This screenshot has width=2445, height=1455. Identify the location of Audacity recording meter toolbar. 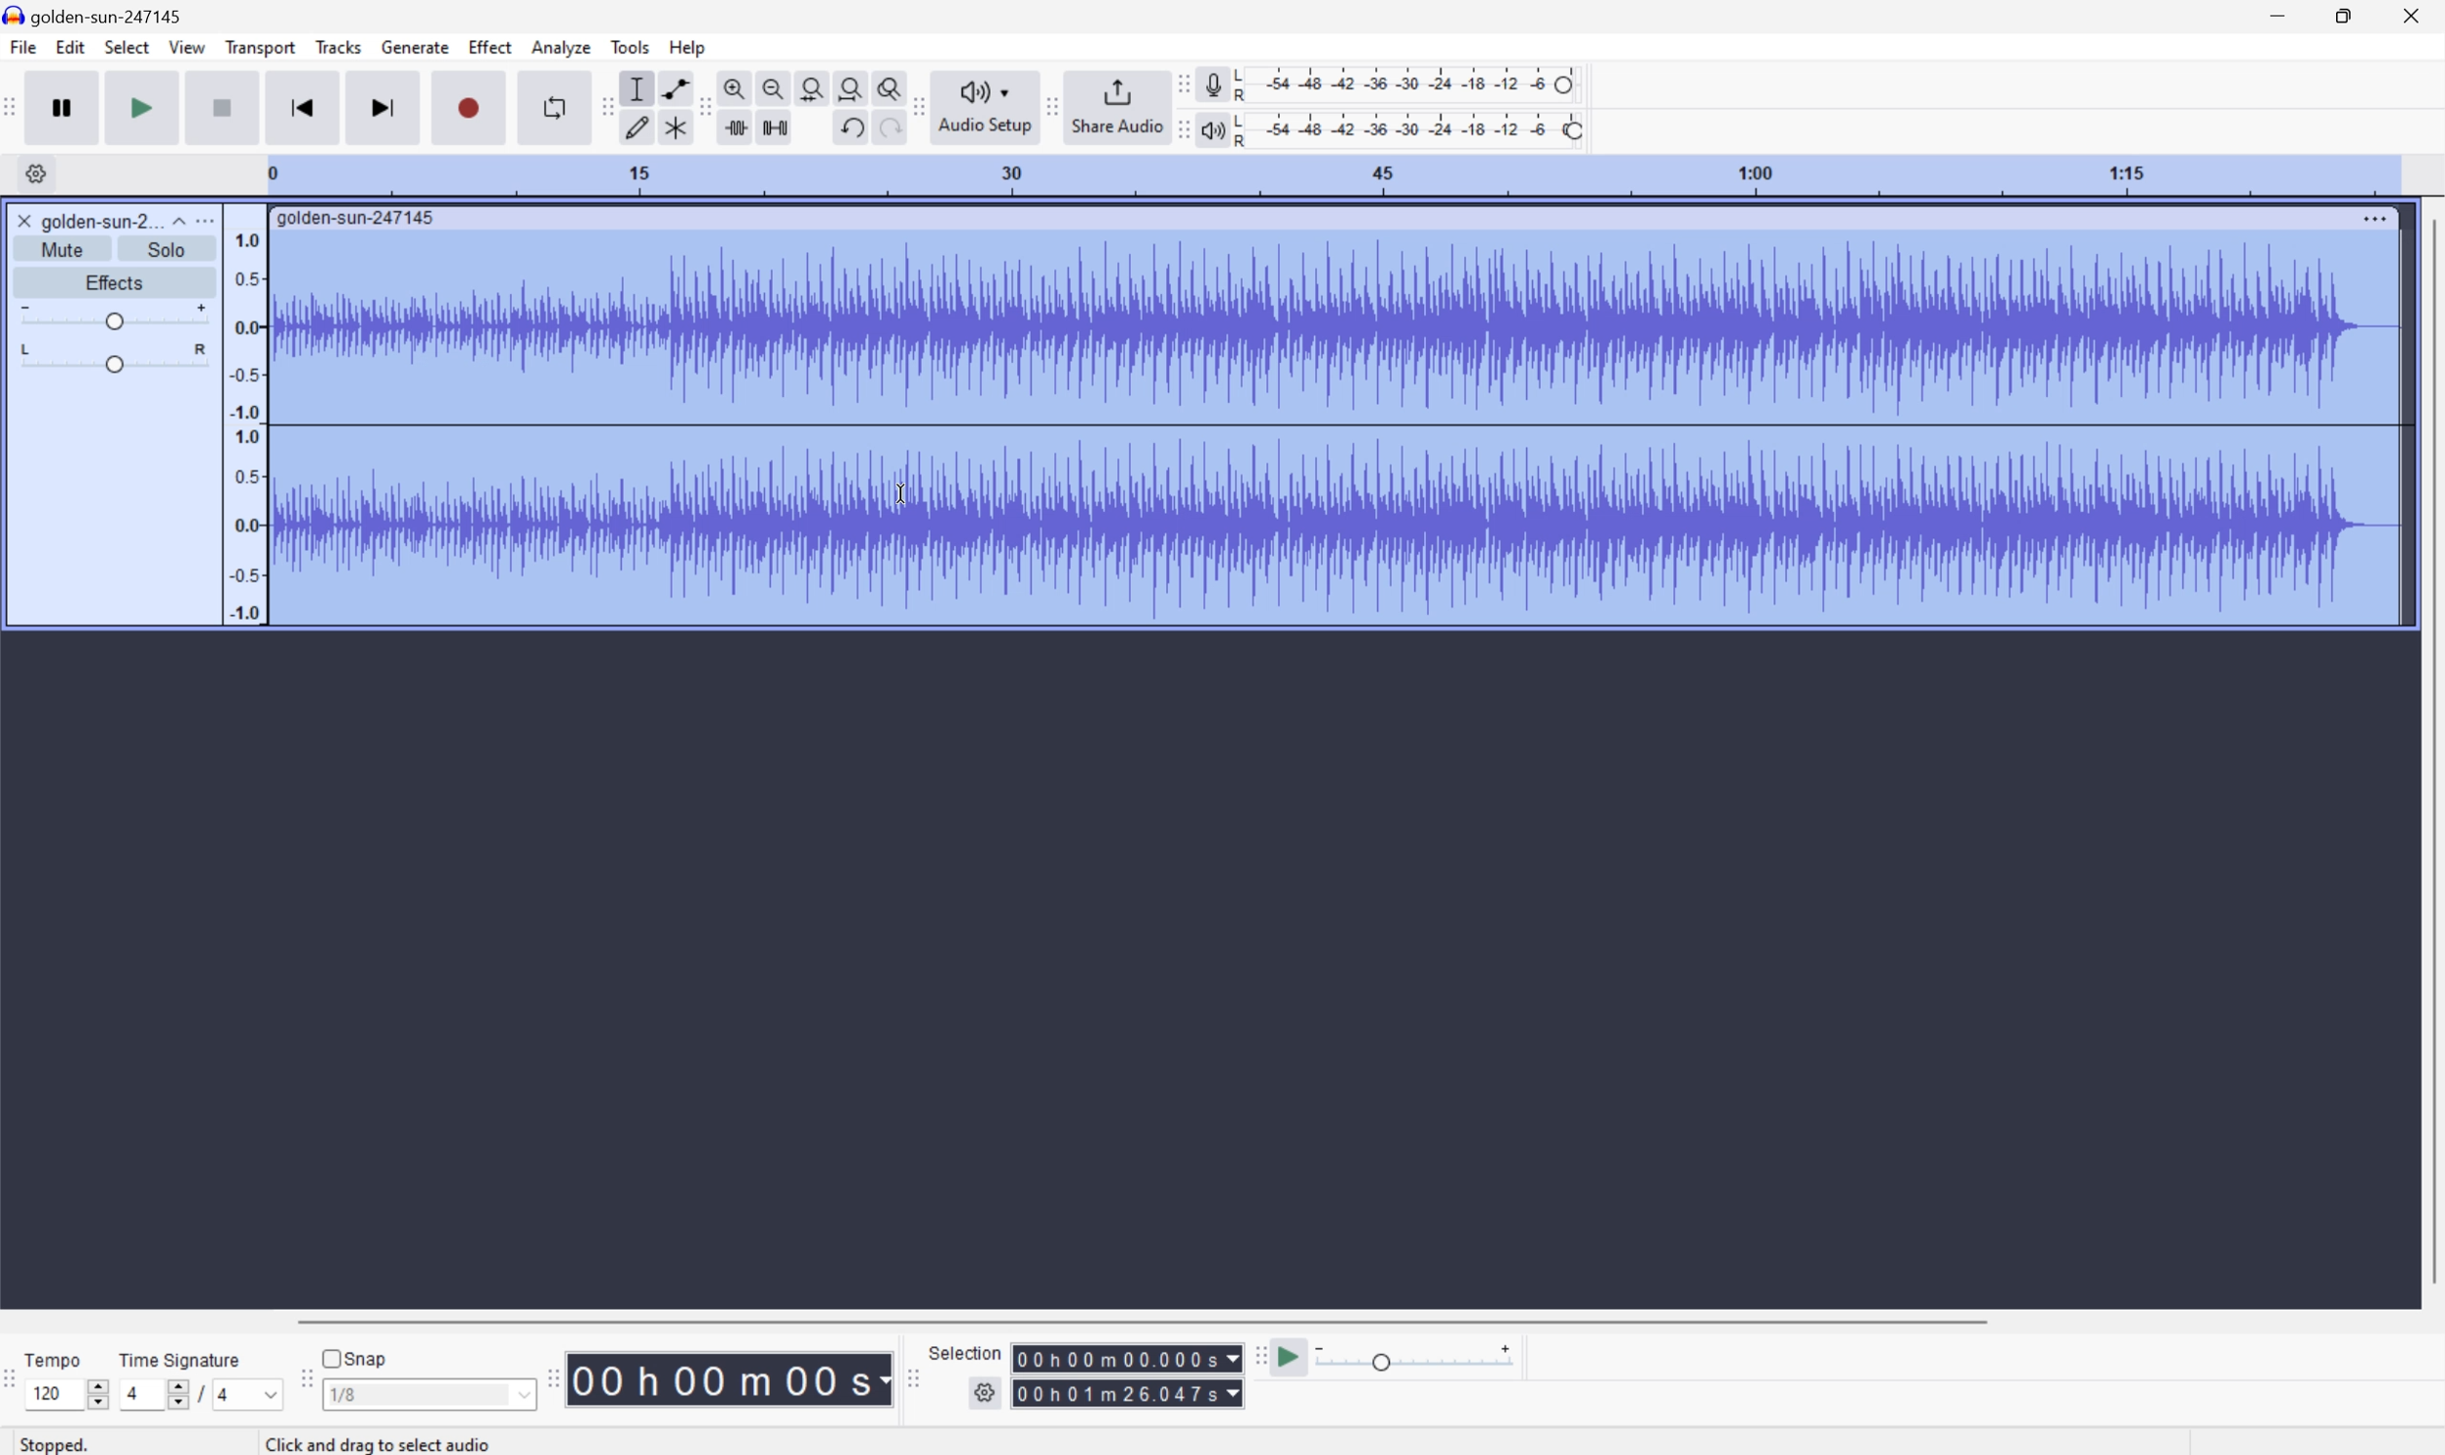
(1179, 84).